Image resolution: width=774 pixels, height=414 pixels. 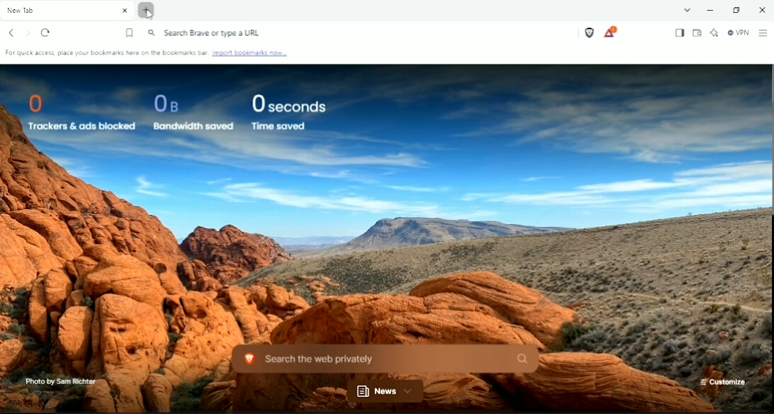 I want to click on Cursor, so click(x=149, y=15).